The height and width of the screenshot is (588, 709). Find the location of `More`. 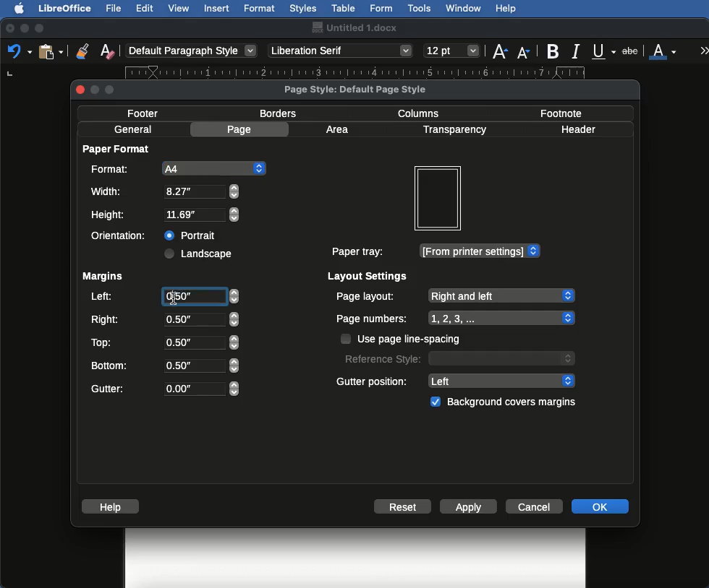

More is located at coordinates (705, 50).